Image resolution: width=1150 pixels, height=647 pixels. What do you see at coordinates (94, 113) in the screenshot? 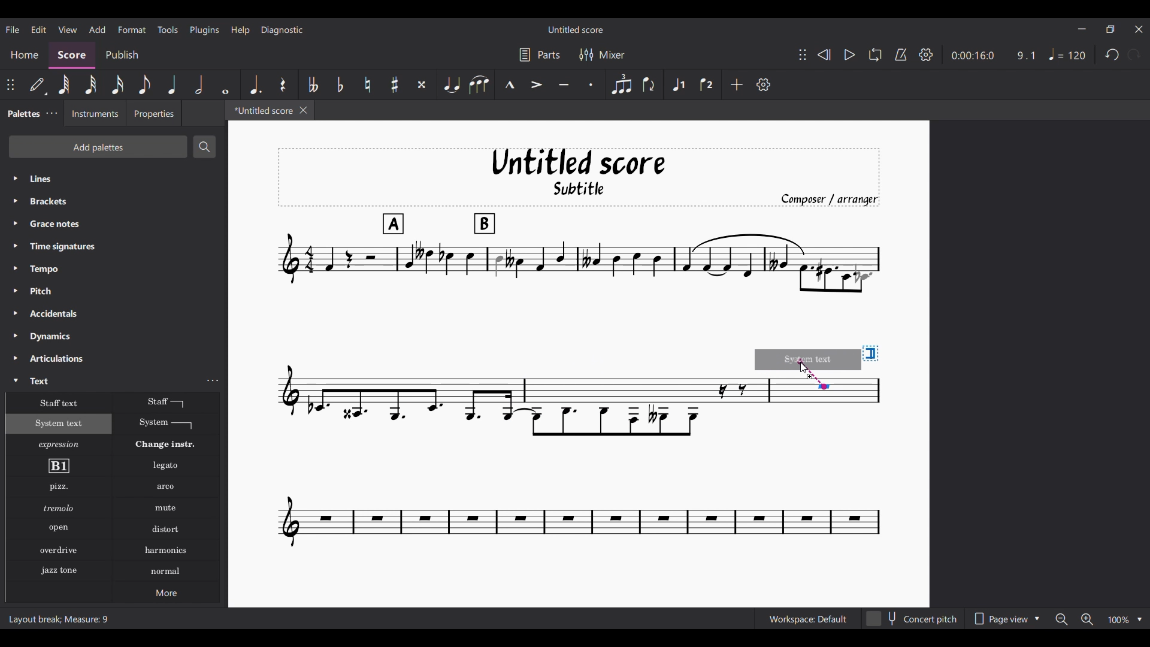
I see `Instruments` at bounding box center [94, 113].